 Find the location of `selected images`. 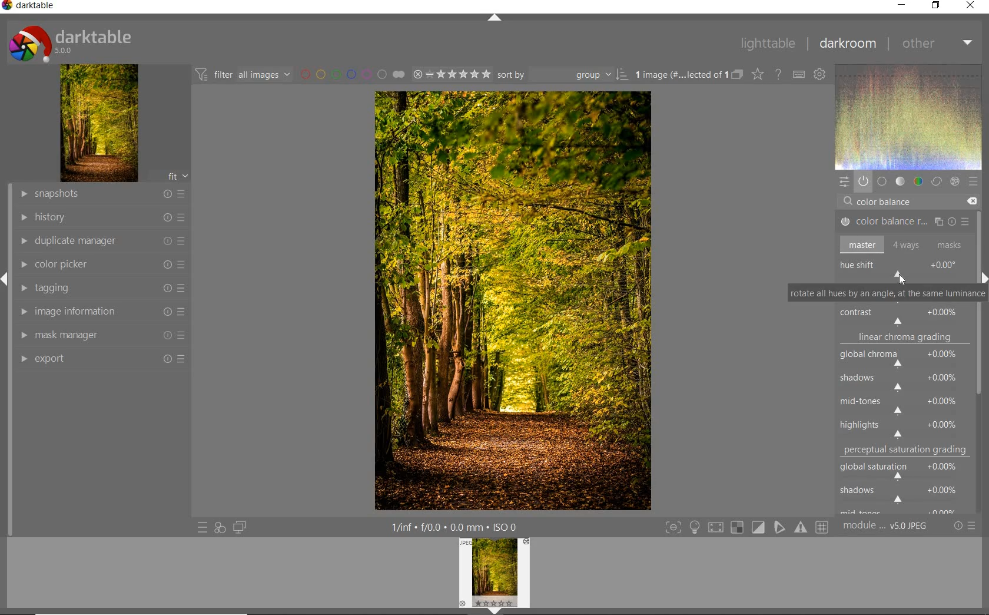

selected images is located at coordinates (679, 75).